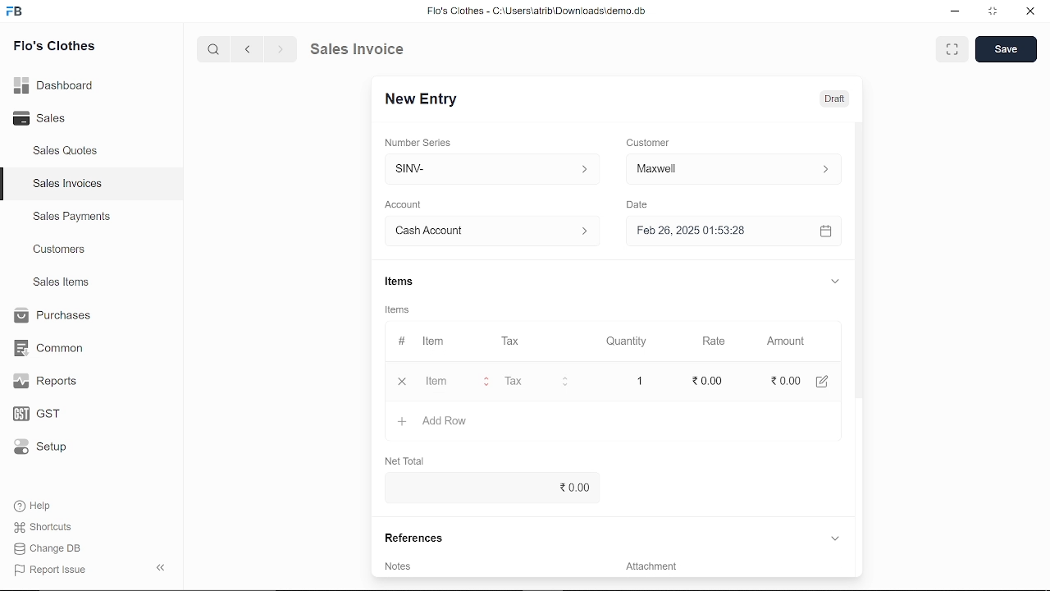  I want to click on hide, so click(162, 566).